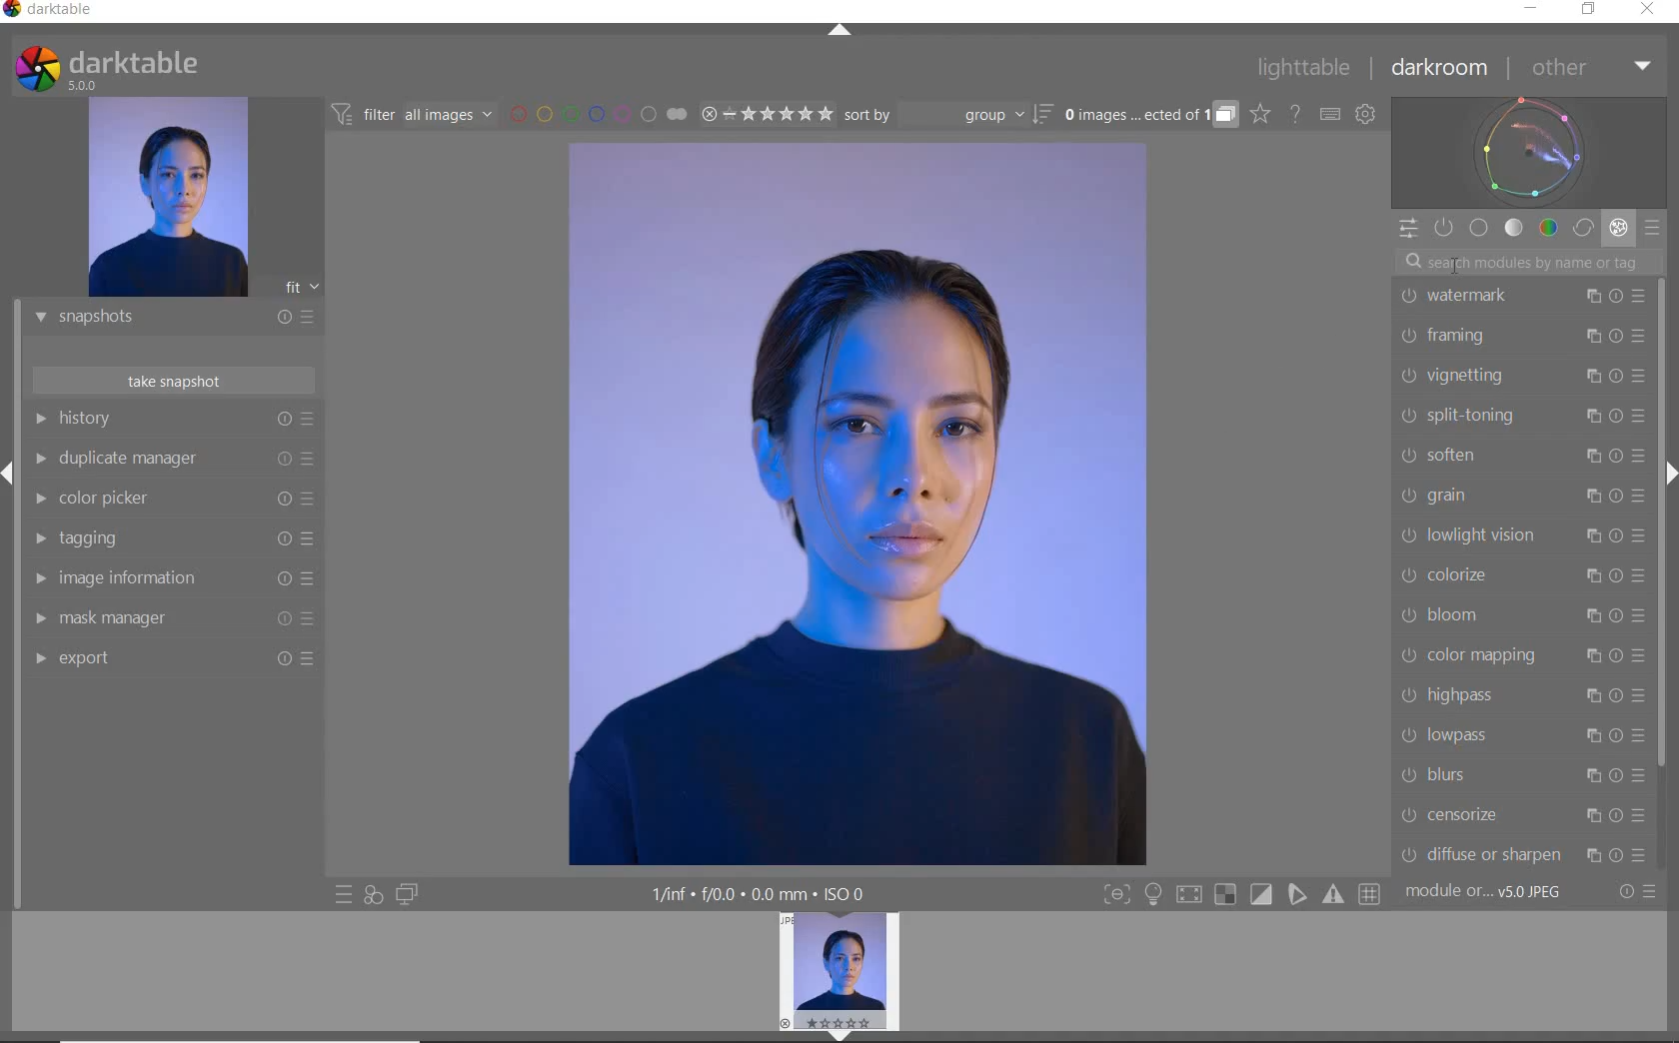 This screenshot has width=1679, height=1043. I want to click on HELP ONLINE, so click(1295, 113).